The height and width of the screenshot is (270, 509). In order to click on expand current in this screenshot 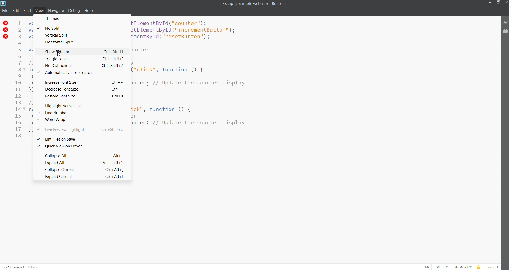, I will do `click(79, 177)`.